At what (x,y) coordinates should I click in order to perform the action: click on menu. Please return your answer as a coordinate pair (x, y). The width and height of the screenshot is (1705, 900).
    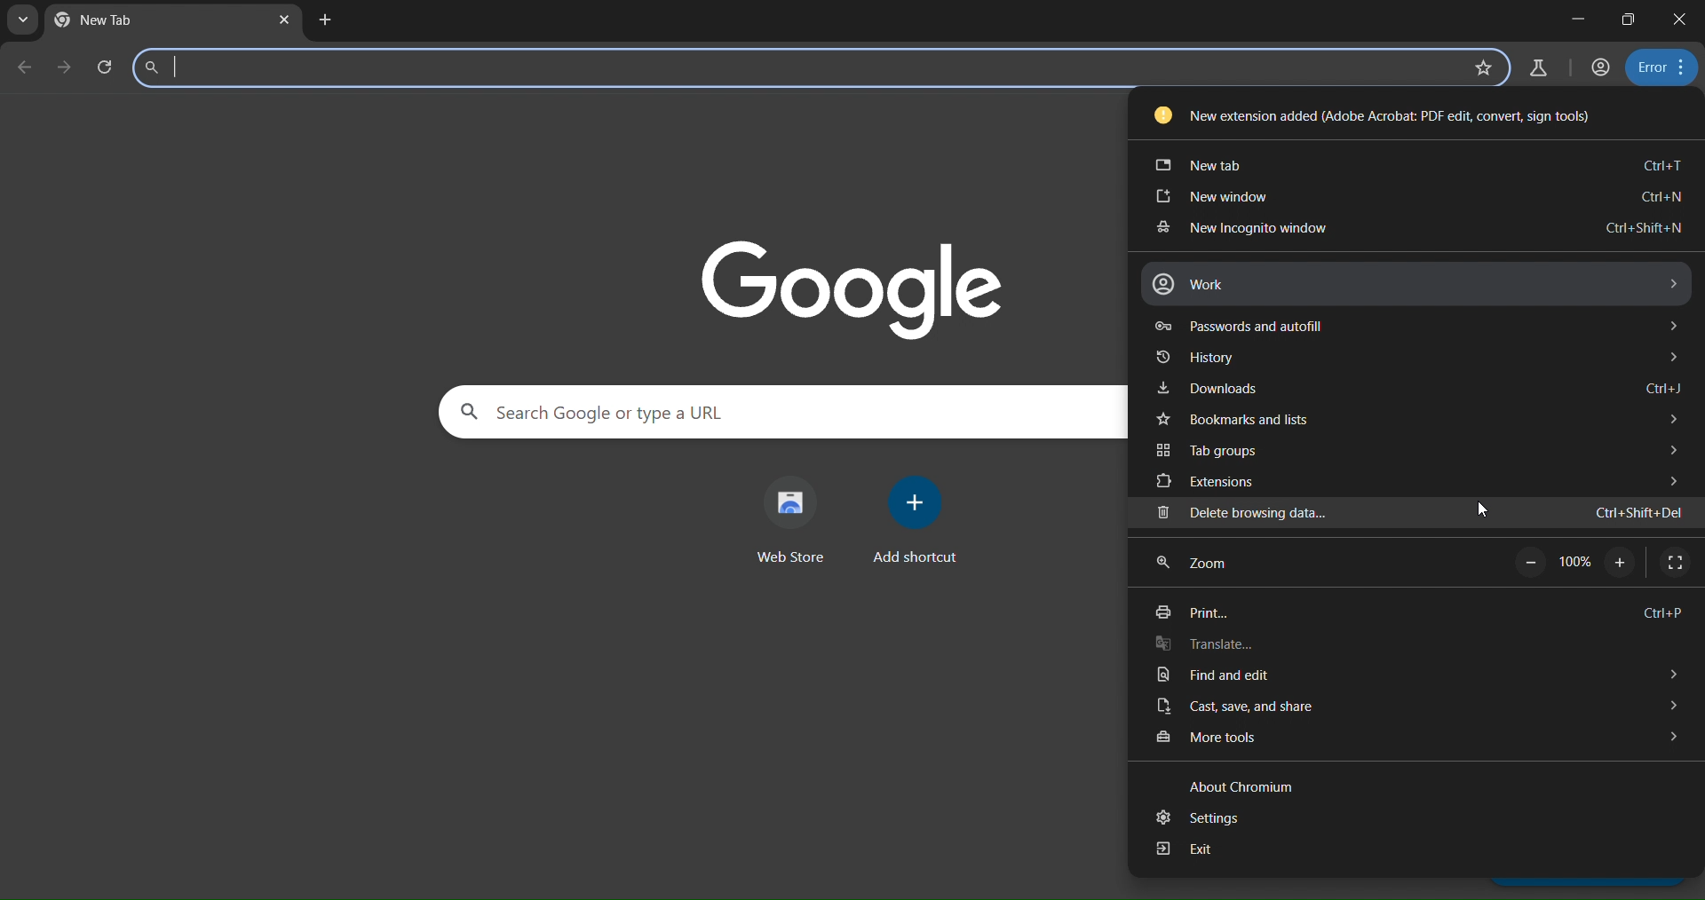
    Looking at the image, I should click on (1662, 67).